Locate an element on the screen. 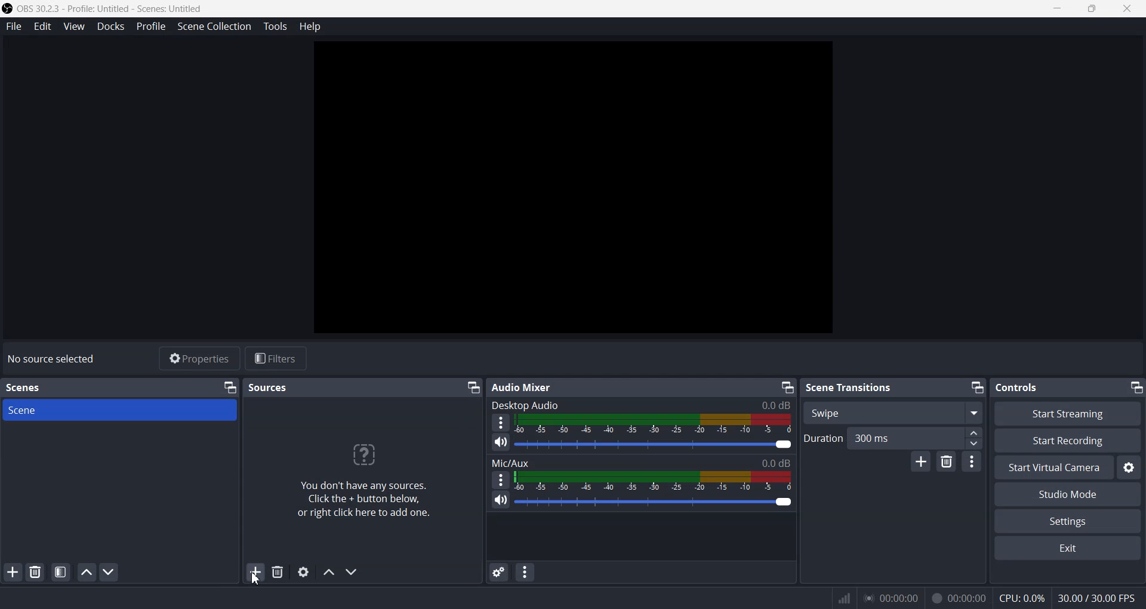  Volume Adjuster is located at coordinates (652, 501).